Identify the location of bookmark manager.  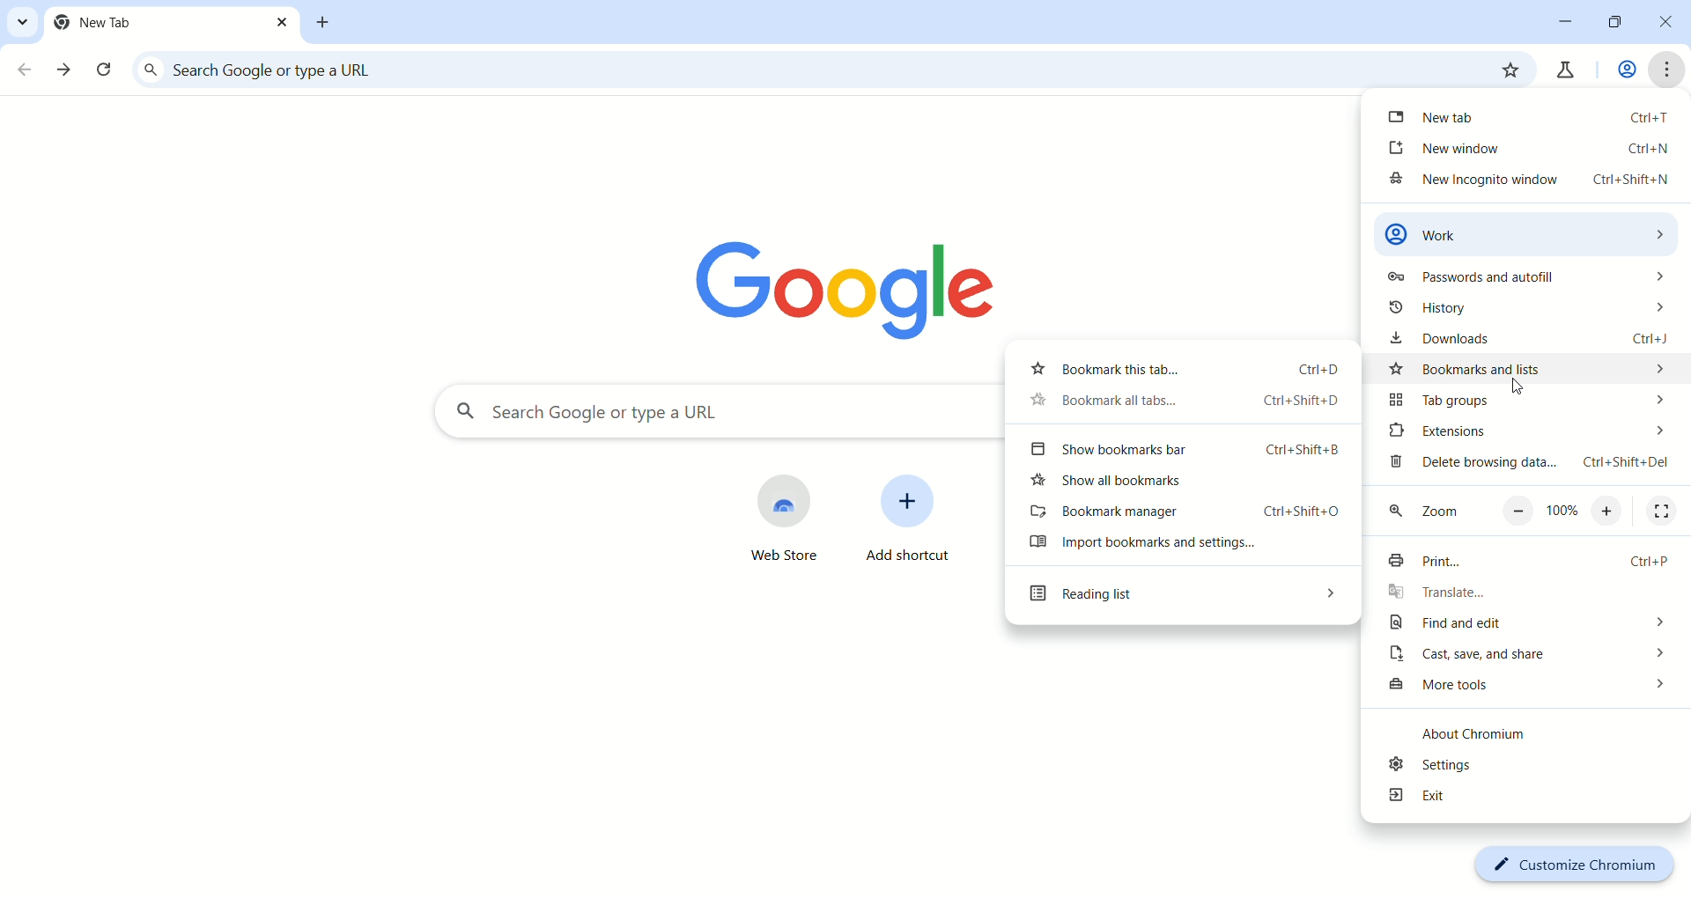
(1185, 514).